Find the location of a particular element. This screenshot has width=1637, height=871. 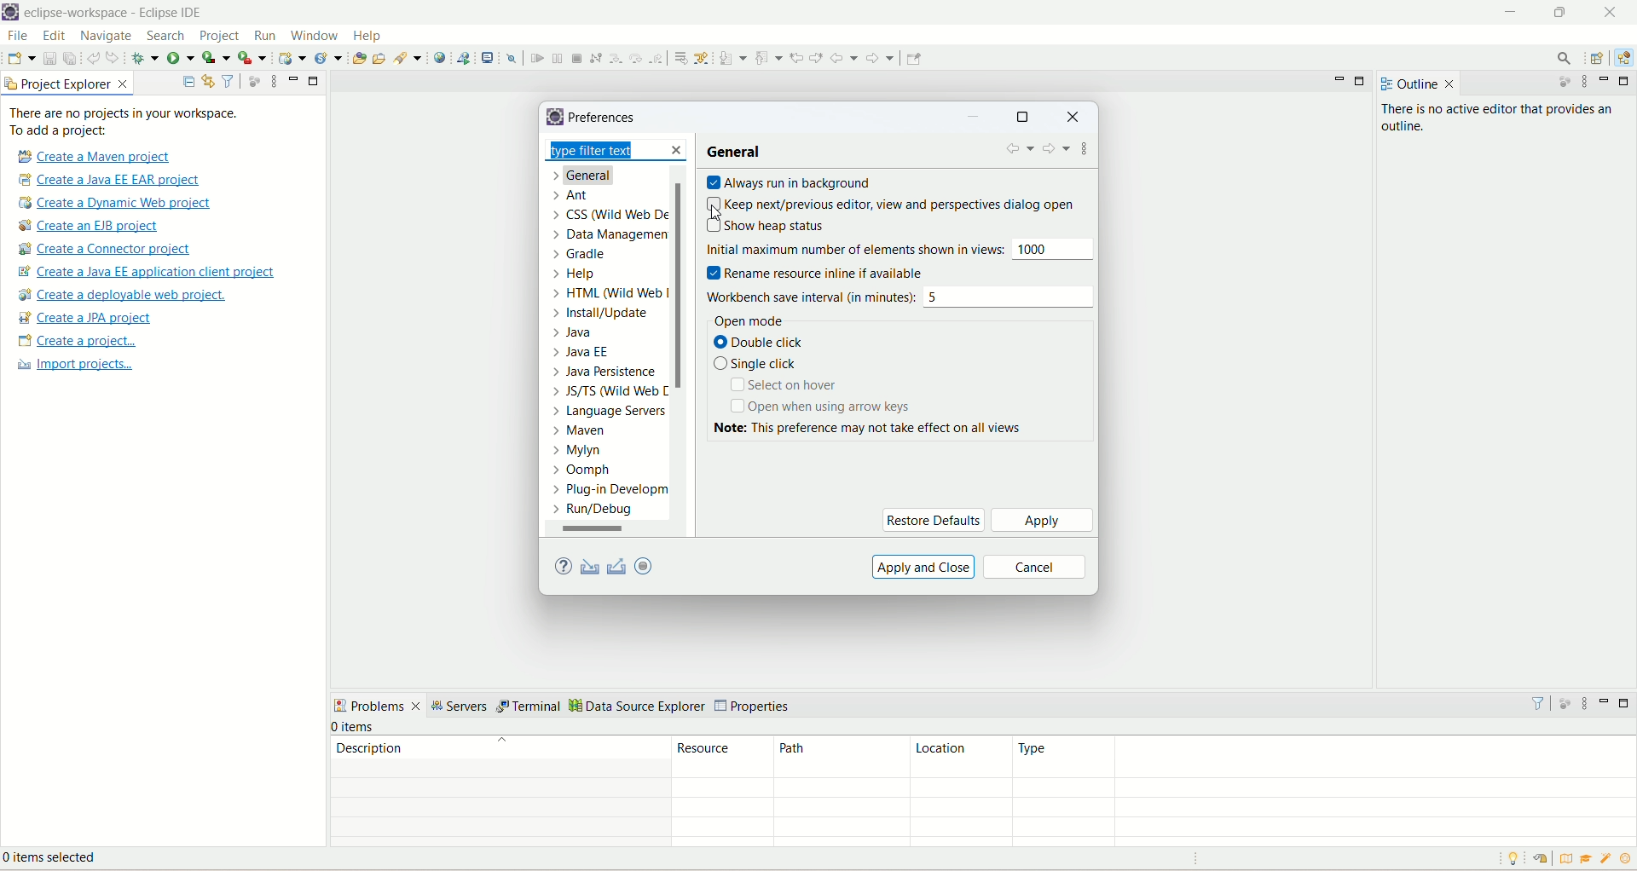

back is located at coordinates (1019, 152).